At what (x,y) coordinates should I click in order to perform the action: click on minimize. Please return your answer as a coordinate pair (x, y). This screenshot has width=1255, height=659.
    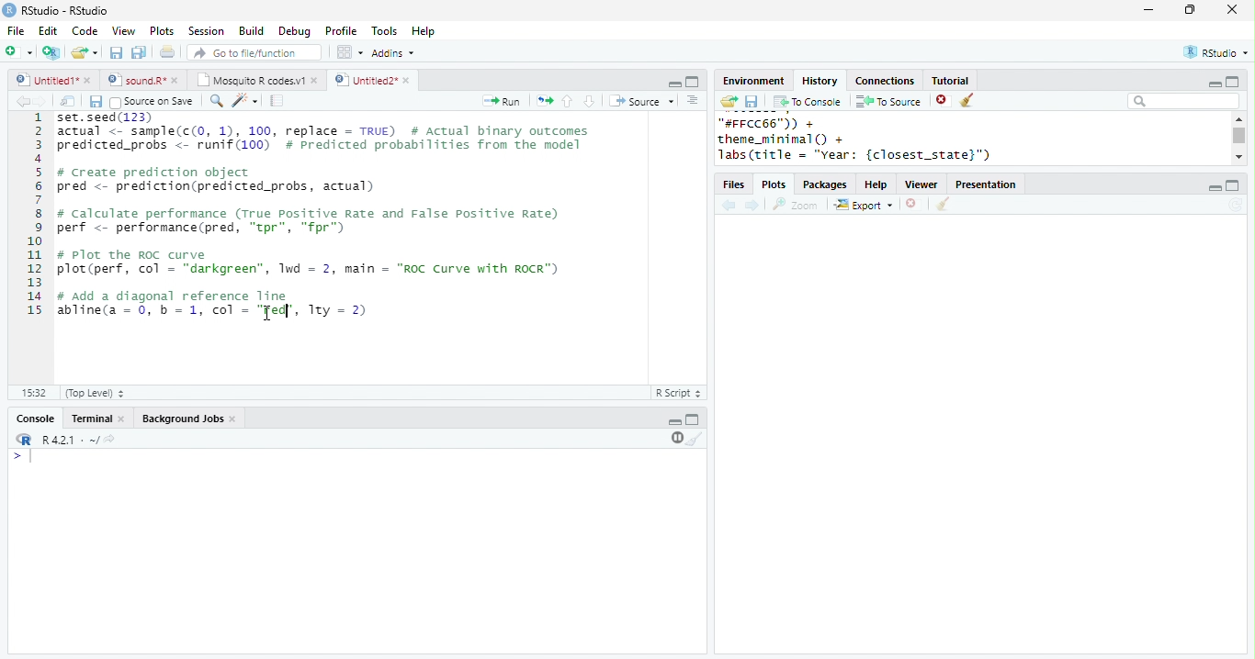
    Looking at the image, I should click on (1214, 188).